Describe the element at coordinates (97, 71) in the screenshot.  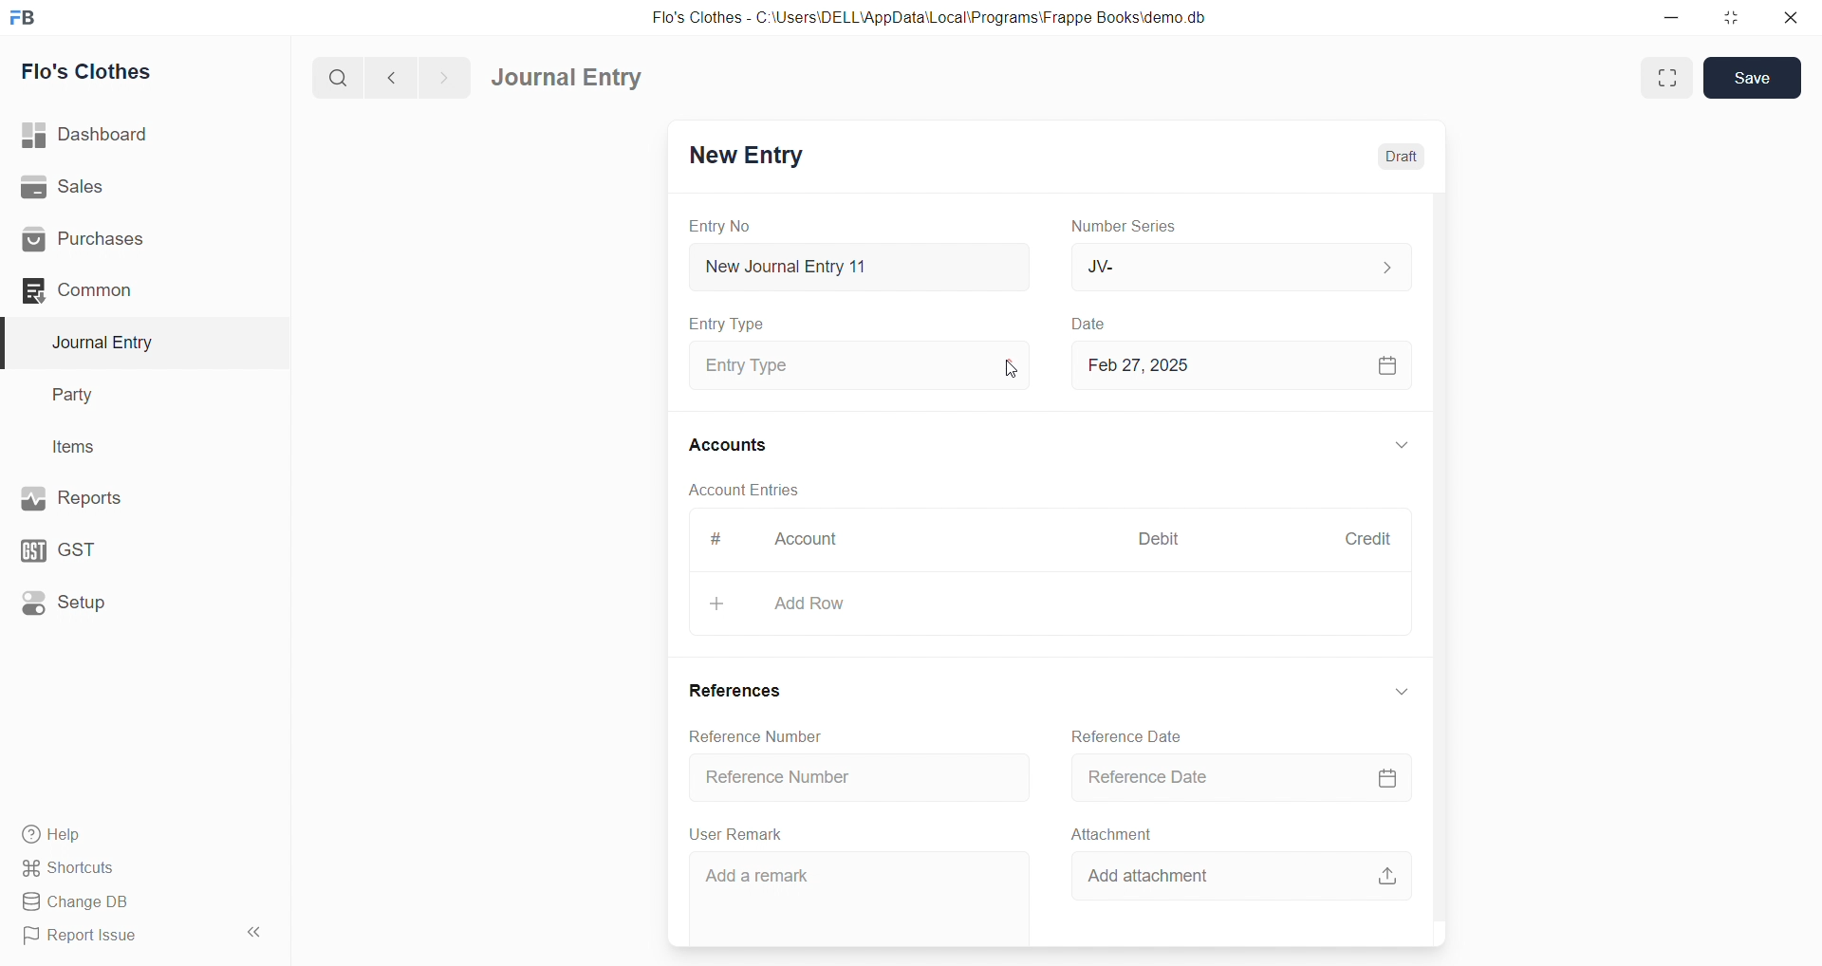
I see `Flo's Clothes` at that location.